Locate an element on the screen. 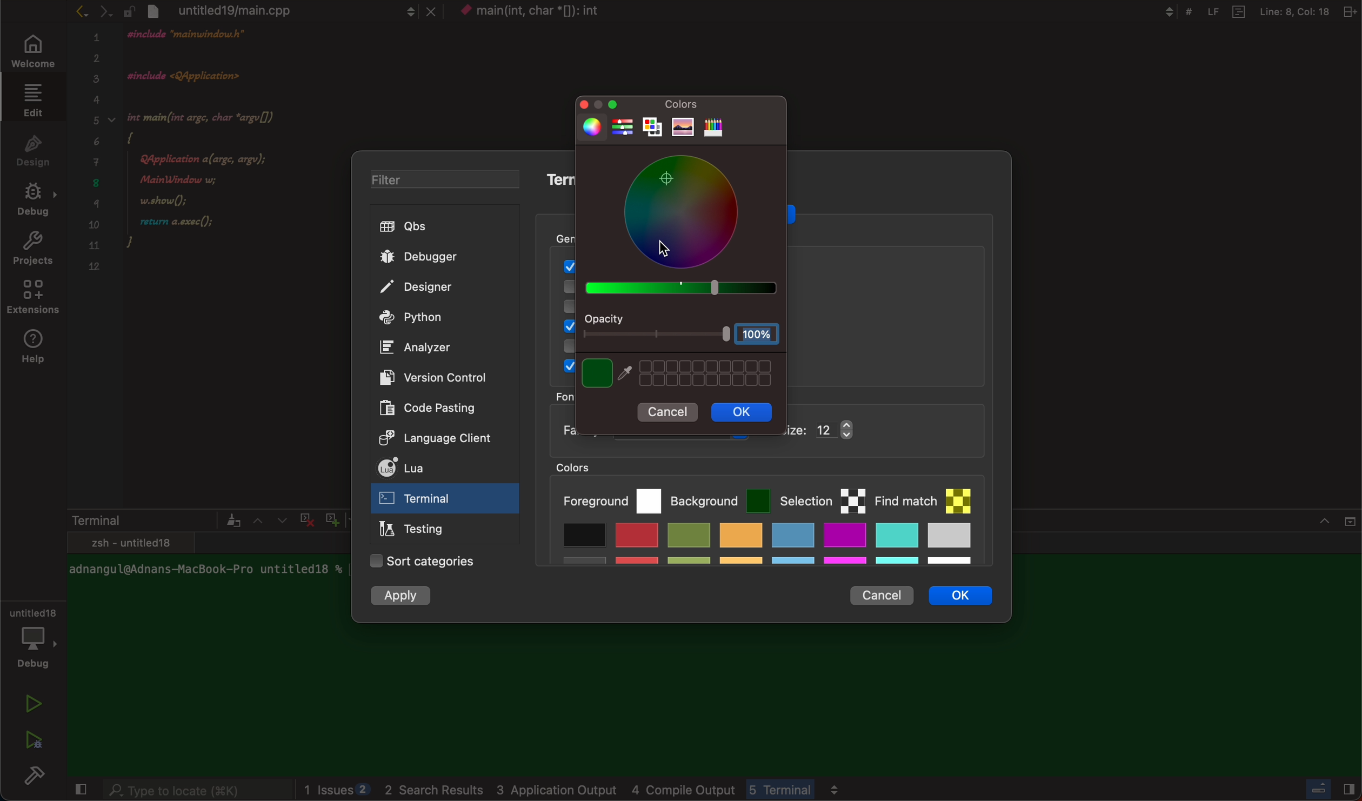 This screenshot has height=801, width=1362. help is located at coordinates (37, 348).